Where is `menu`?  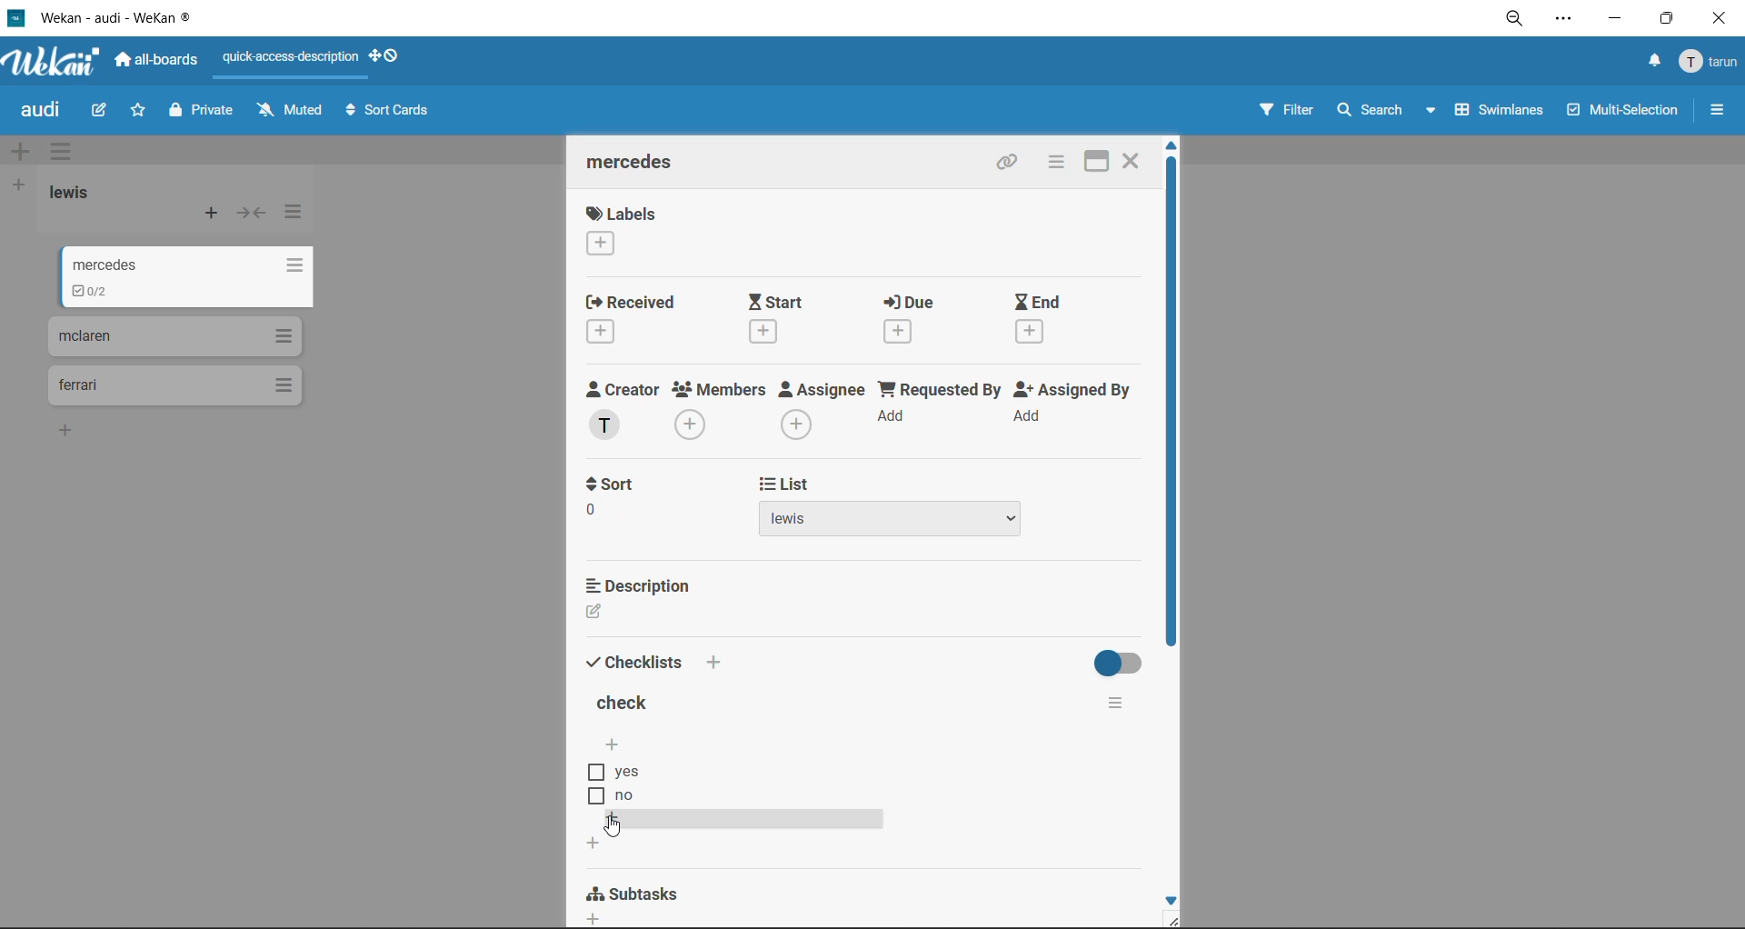 menu is located at coordinates (1707, 62).